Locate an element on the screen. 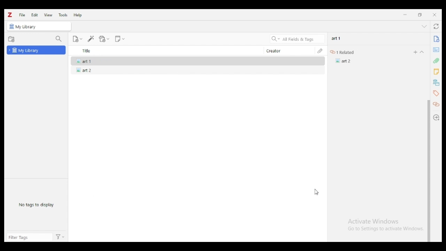  actions is located at coordinates (60, 237).